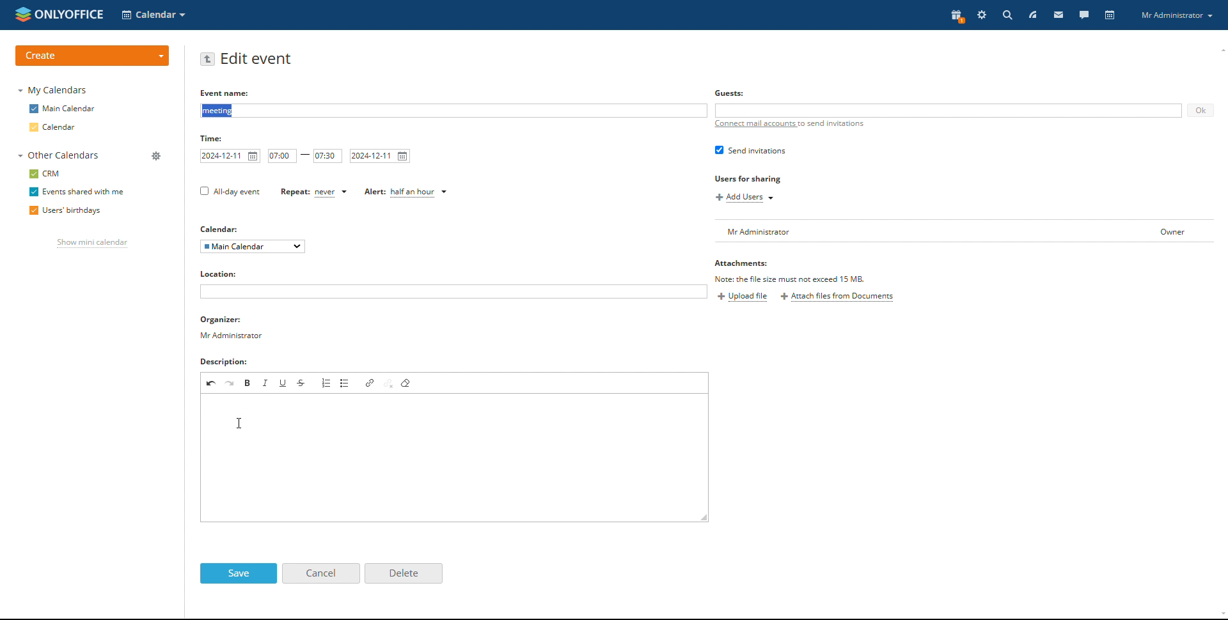 Image resolution: width=1228 pixels, height=620 pixels. What do you see at coordinates (91, 244) in the screenshot?
I see `show mini calendar` at bounding box center [91, 244].